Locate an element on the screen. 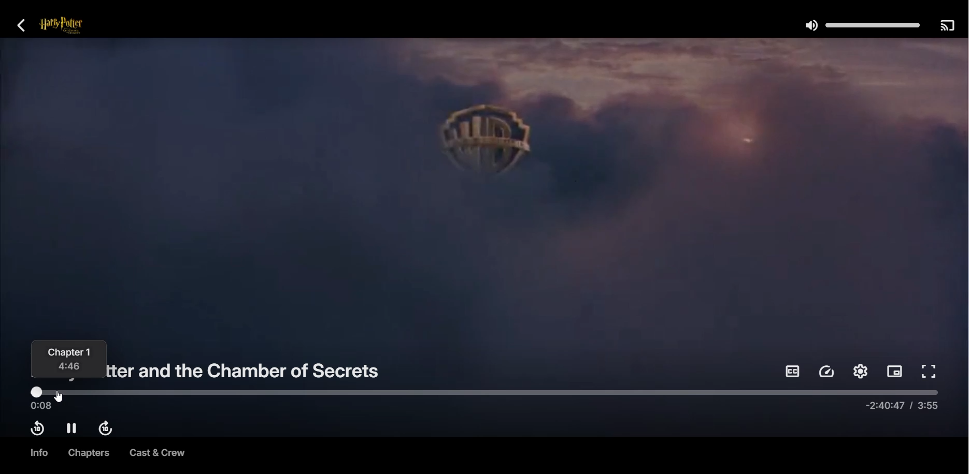 The width and height of the screenshot is (970, 474). Movie Chapter and Timing details is located at coordinates (68, 360).